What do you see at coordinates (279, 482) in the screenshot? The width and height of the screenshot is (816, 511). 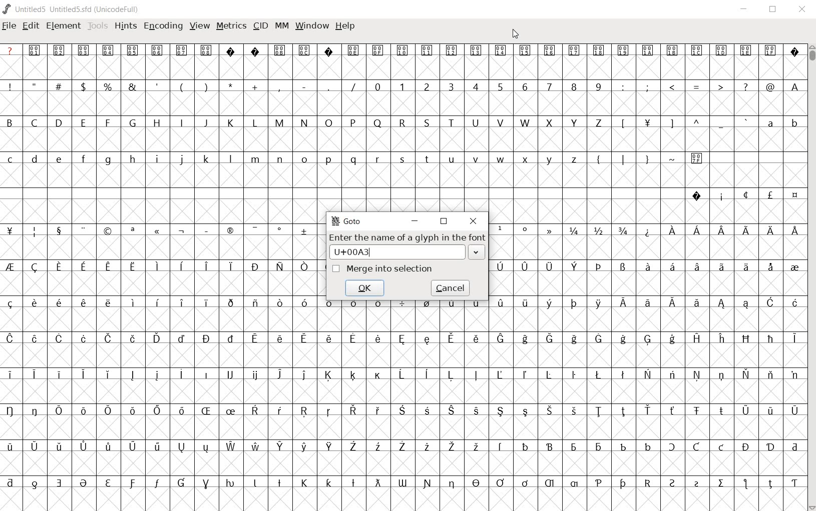 I see `Symbol` at bounding box center [279, 482].